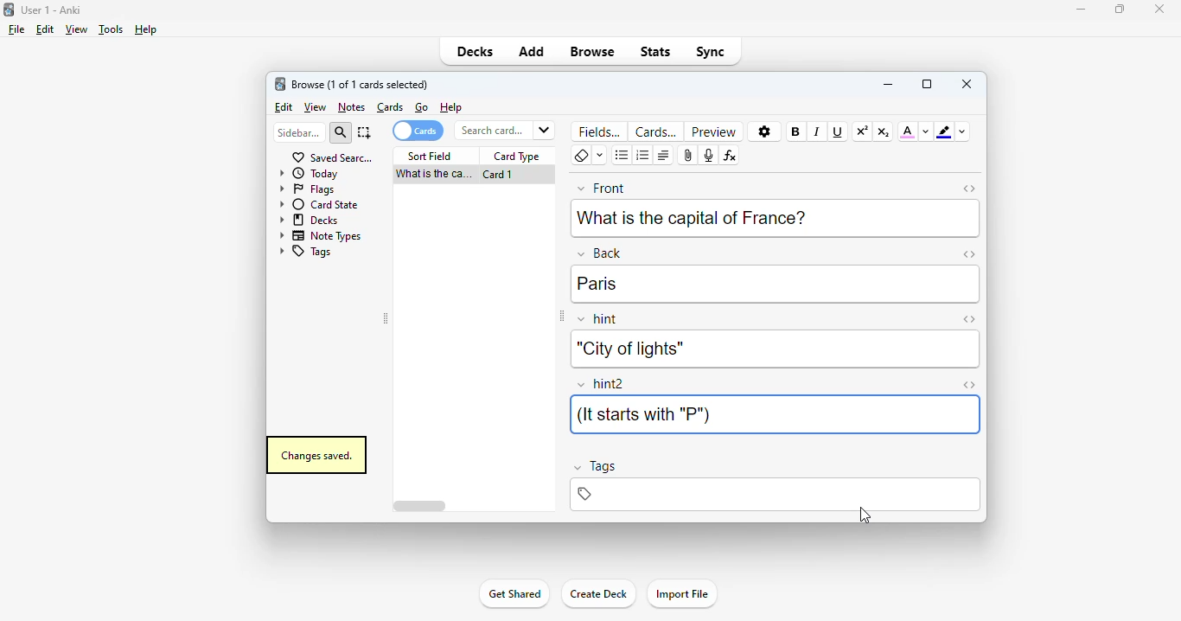 The image size is (1181, 621). What do you see at coordinates (927, 84) in the screenshot?
I see `maximize` at bounding box center [927, 84].